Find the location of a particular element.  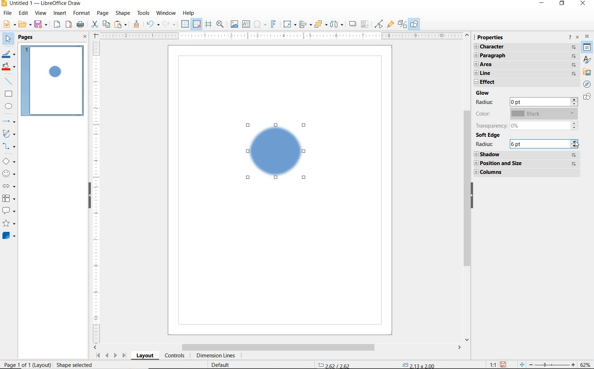

PRINT is located at coordinates (80, 24).